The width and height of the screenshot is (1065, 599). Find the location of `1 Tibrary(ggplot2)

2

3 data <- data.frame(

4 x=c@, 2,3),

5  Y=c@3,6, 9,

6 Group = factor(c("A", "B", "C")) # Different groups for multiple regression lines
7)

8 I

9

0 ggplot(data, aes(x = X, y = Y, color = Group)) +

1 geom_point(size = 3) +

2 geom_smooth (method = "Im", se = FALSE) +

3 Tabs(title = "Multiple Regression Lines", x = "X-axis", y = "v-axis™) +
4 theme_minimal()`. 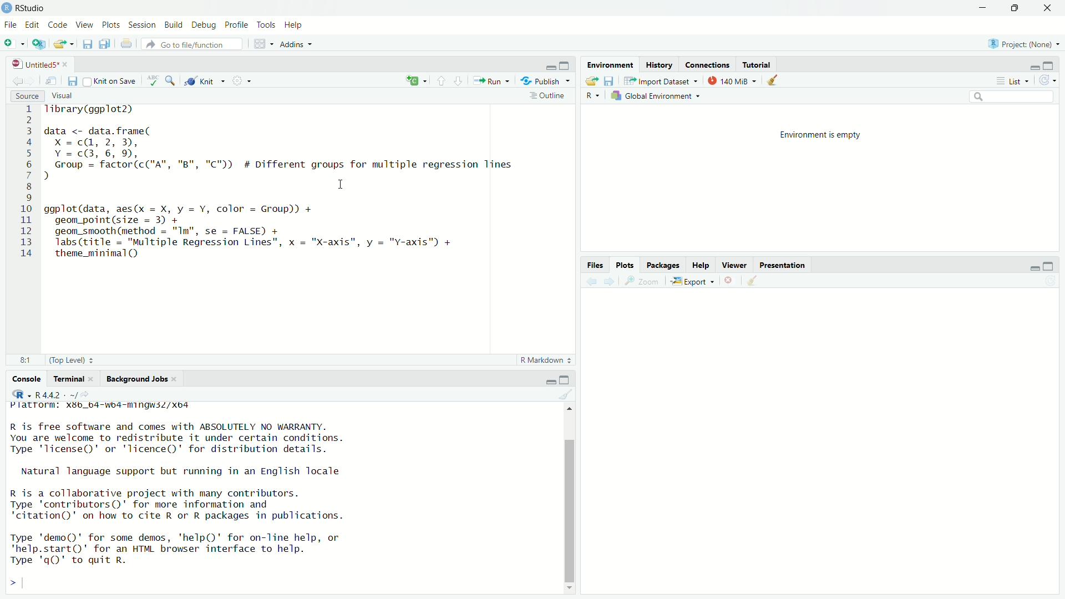

1 Tibrary(ggplot2)

2

3 data <- data.frame(

4 x=c@, 2,3),

5  Y=c@3,6, 9,

6 Group = factor(c("A", "B", "C")) # Different groups for multiple regression lines
7)

8 I

9

0 ggplot(data, aes(x = X, y = Y, color = Group)) +

1 geom_point(size = 3) +

2 geom_smooth (method = "Im", se = FALSE) +

3 Tabs(title = "Multiple Regression Lines", x = "X-axis", y = "v-axis™) +
4 theme_minimal() is located at coordinates (259, 187).